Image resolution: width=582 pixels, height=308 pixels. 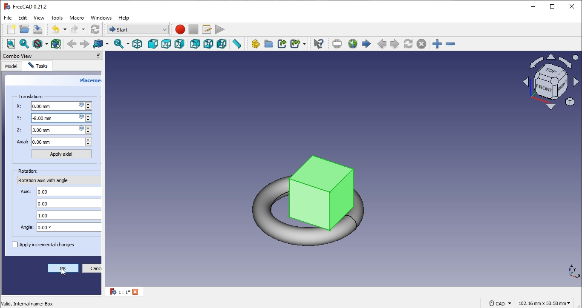 I want to click on new file, so click(x=12, y=29).